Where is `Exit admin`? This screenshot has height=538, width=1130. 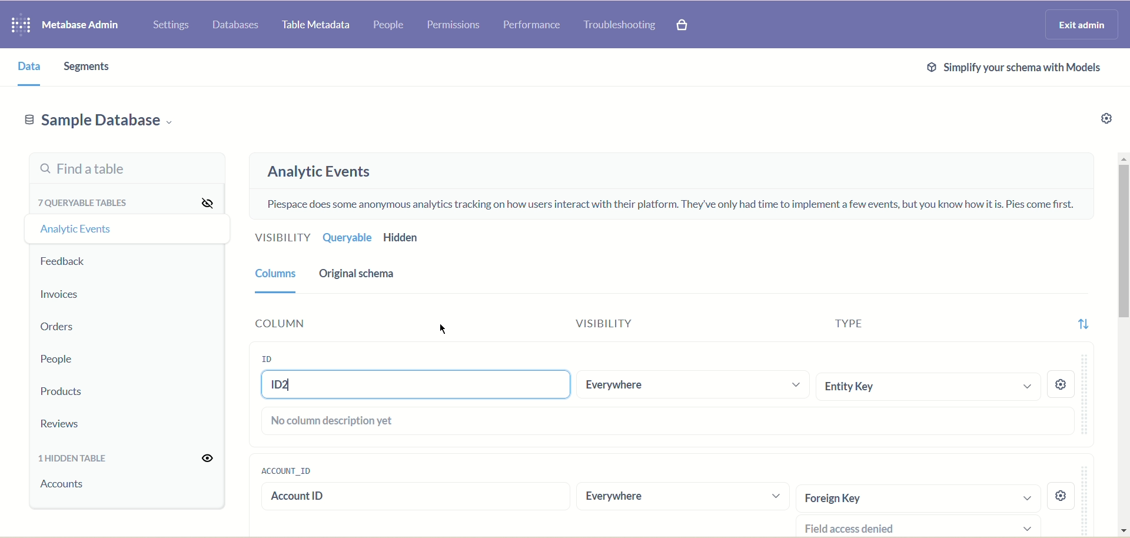
Exit admin is located at coordinates (1076, 25).